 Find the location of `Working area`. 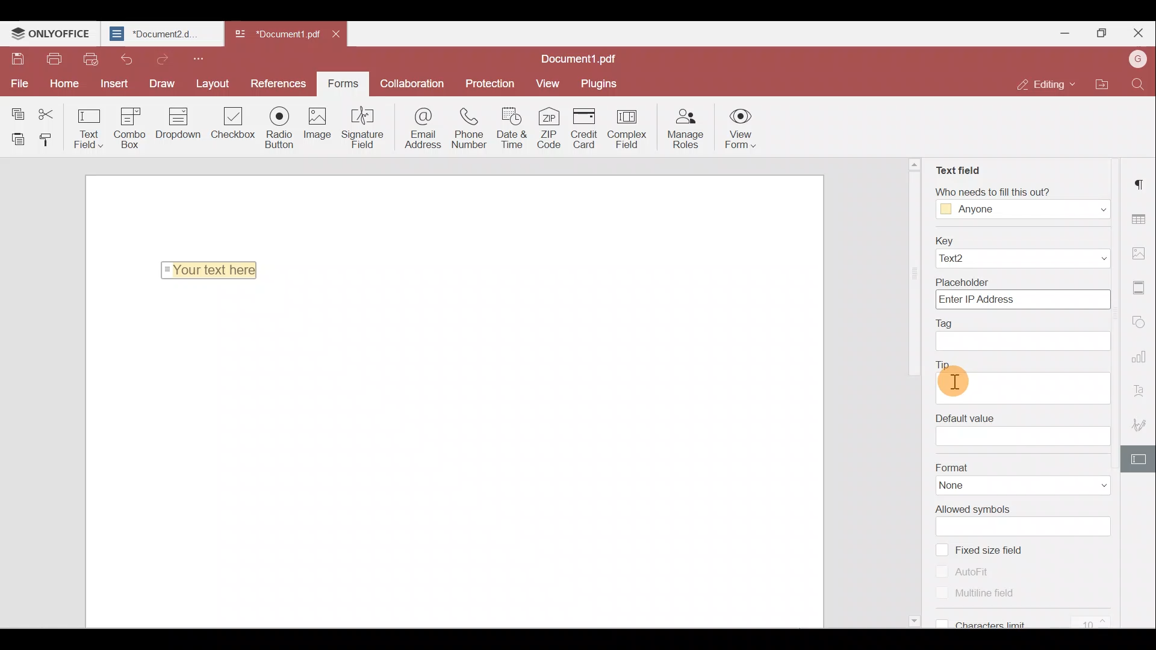

Working area is located at coordinates (452, 458).